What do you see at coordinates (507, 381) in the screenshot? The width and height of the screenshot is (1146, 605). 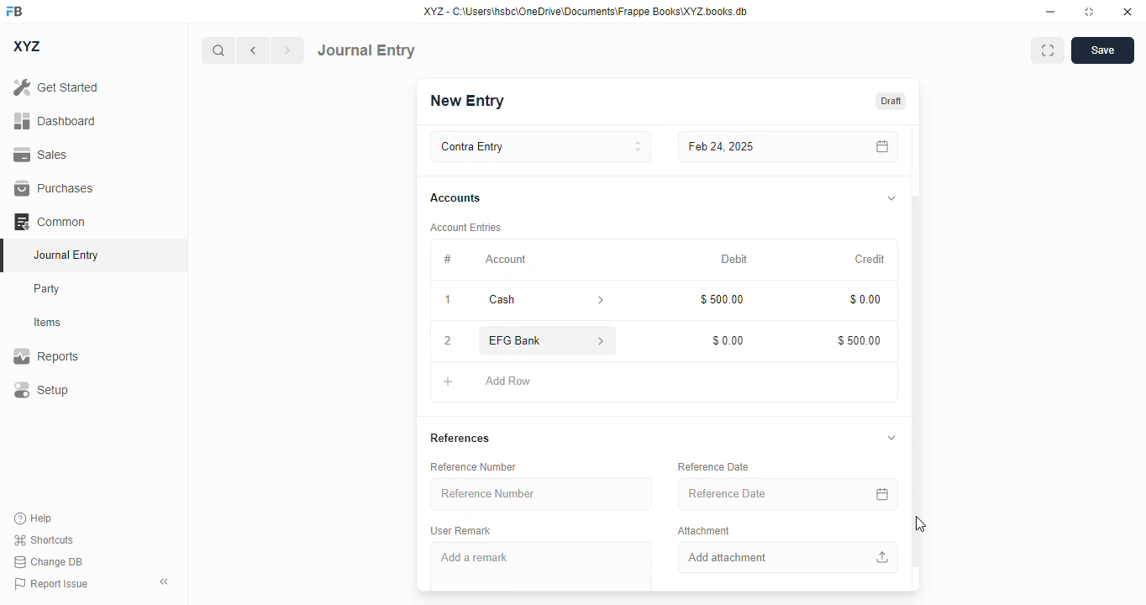 I see `add row` at bounding box center [507, 381].